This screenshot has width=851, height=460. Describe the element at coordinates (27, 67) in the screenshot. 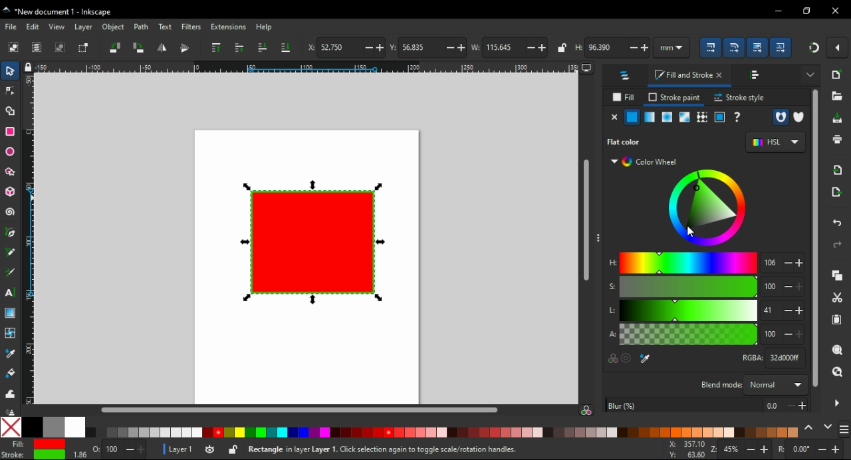

I see `lock` at that location.